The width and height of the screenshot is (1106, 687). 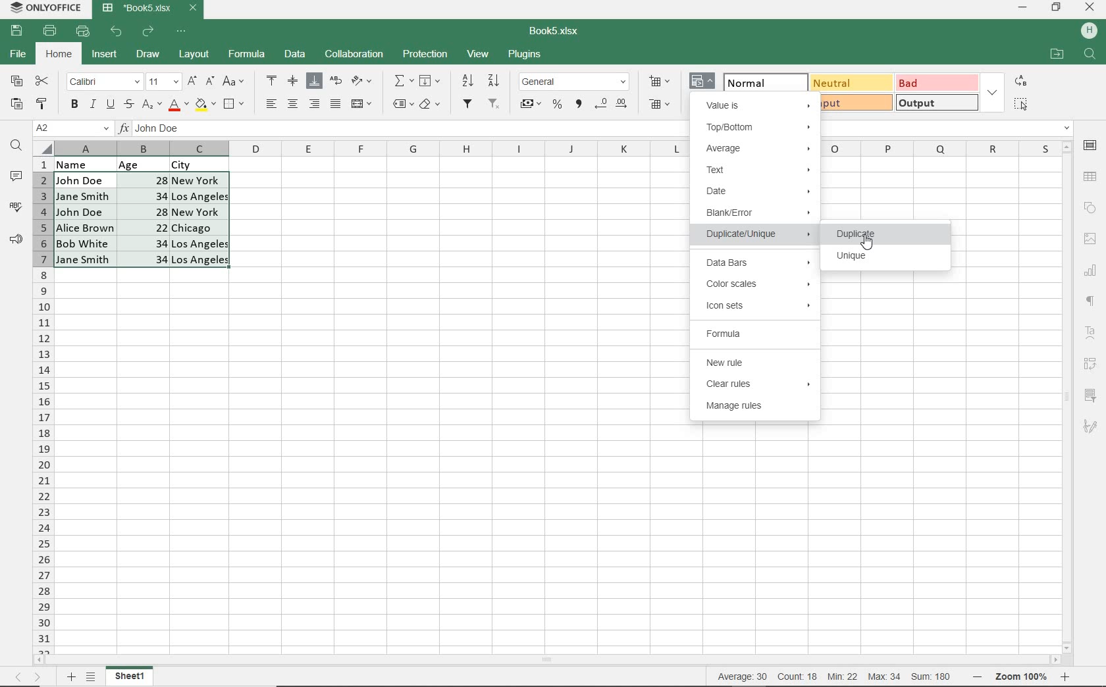 I want to click on SHAPE, so click(x=1090, y=208).